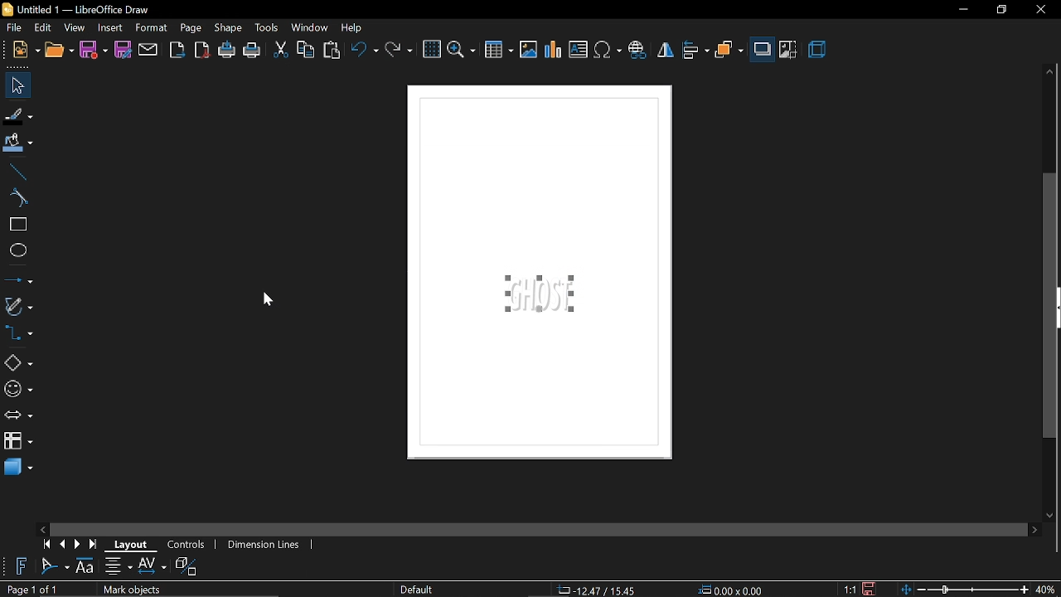  What do you see at coordinates (18, 279) in the screenshot?
I see `lines and arrow` at bounding box center [18, 279].